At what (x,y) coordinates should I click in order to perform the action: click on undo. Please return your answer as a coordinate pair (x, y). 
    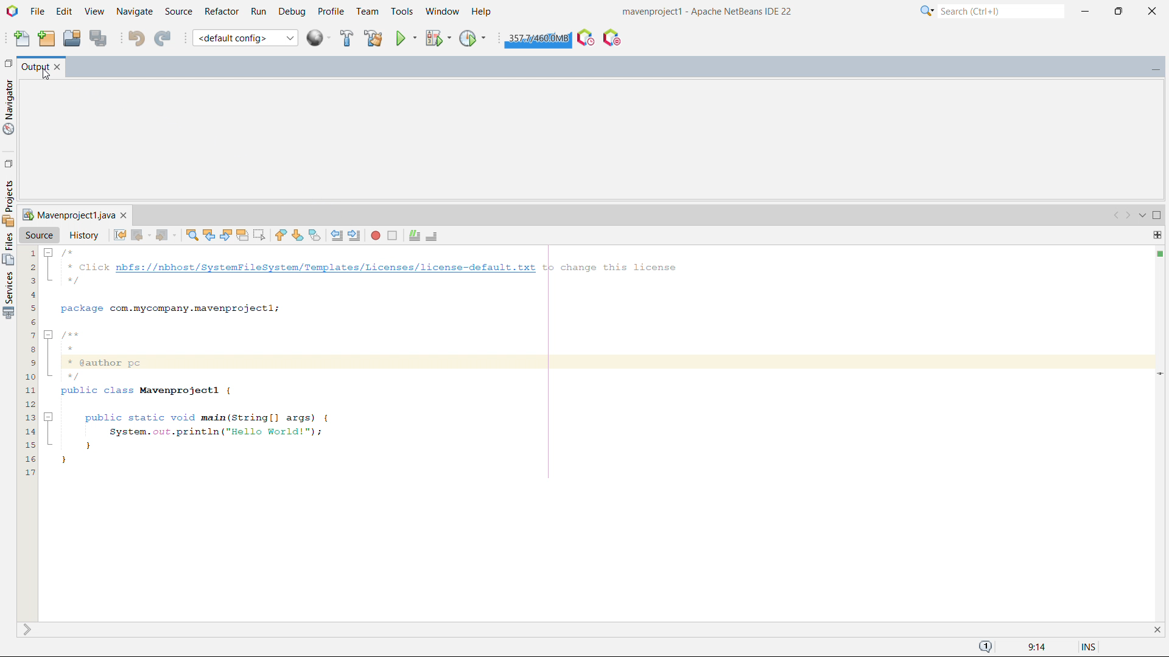
    Looking at the image, I should click on (136, 38).